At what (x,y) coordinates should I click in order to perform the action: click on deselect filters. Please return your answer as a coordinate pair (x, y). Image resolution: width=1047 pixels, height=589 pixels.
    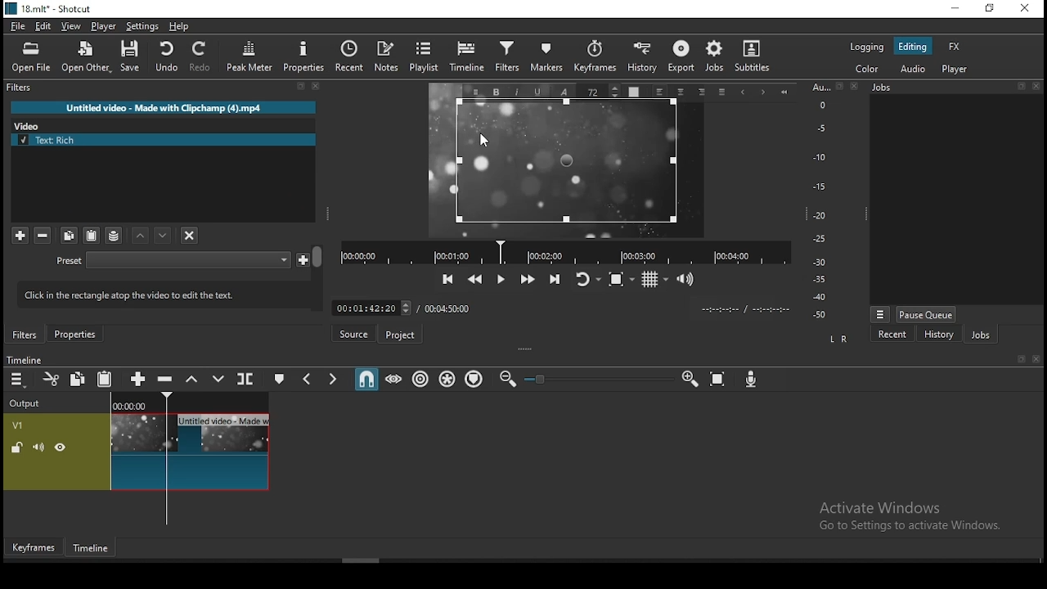
    Looking at the image, I should click on (188, 234).